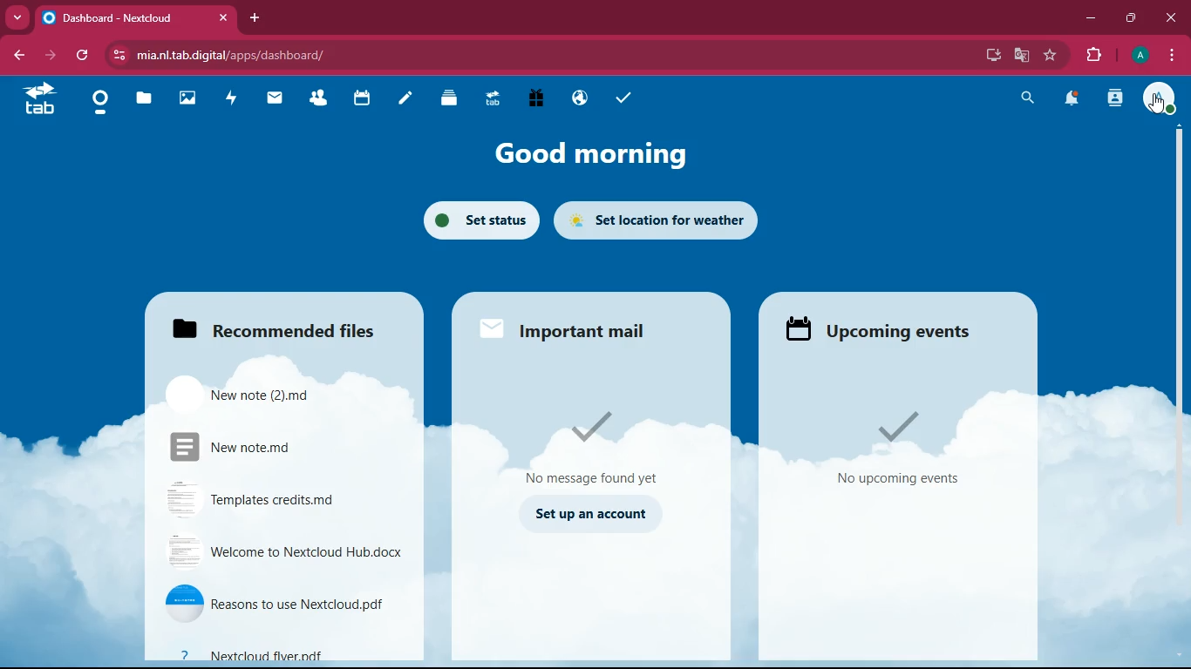  What do you see at coordinates (660, 220) in the screenshot?
I see `set location` at bounding box center [660, 220].